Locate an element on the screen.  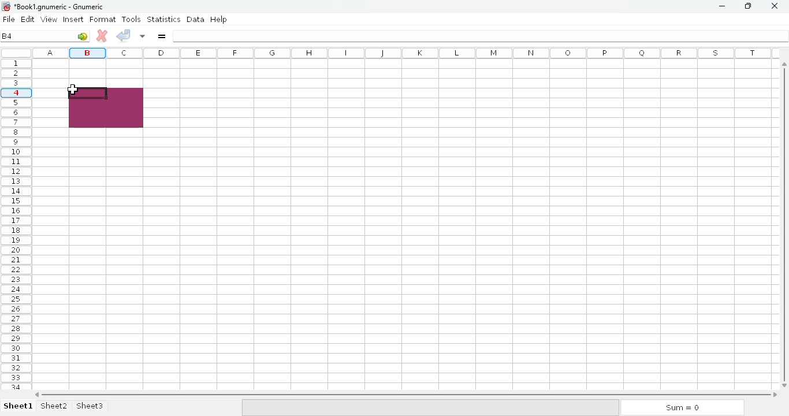
vertical scroll bar is located at coordinates (782, 223).